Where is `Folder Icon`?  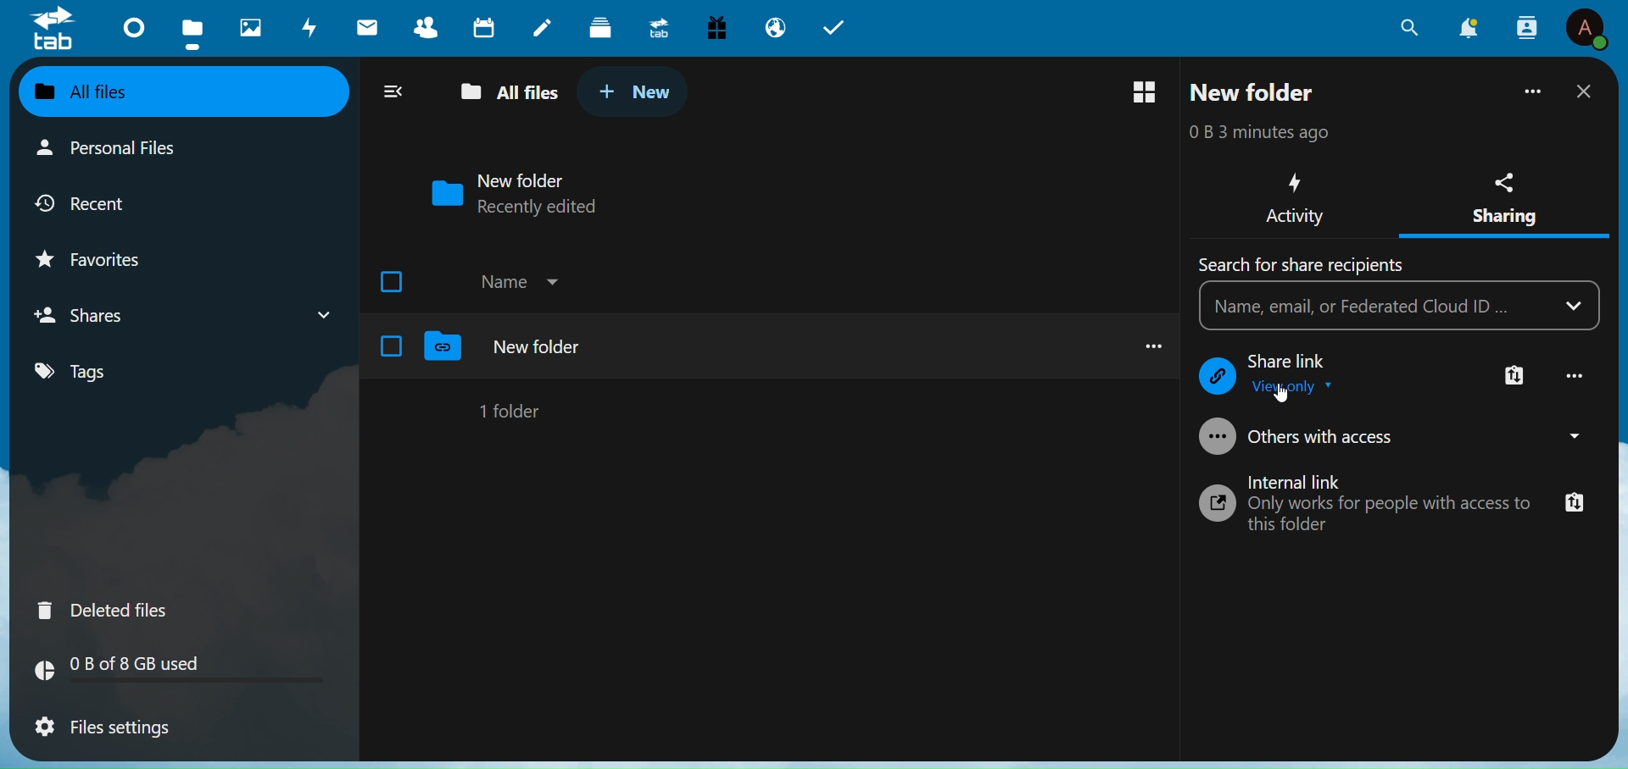
Folder Icon is located at coordinates (443, 193).